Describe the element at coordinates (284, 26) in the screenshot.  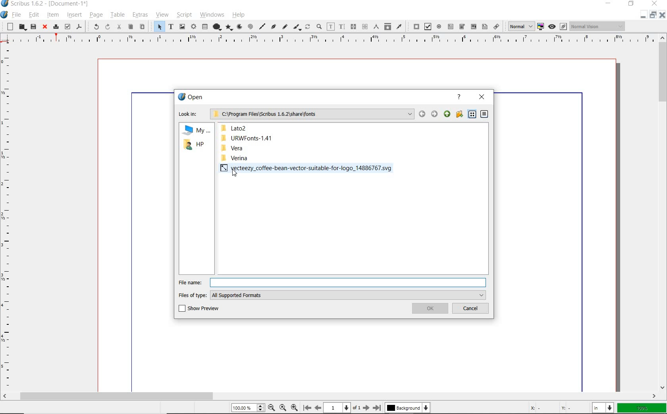
I see `freehand line` at that location.